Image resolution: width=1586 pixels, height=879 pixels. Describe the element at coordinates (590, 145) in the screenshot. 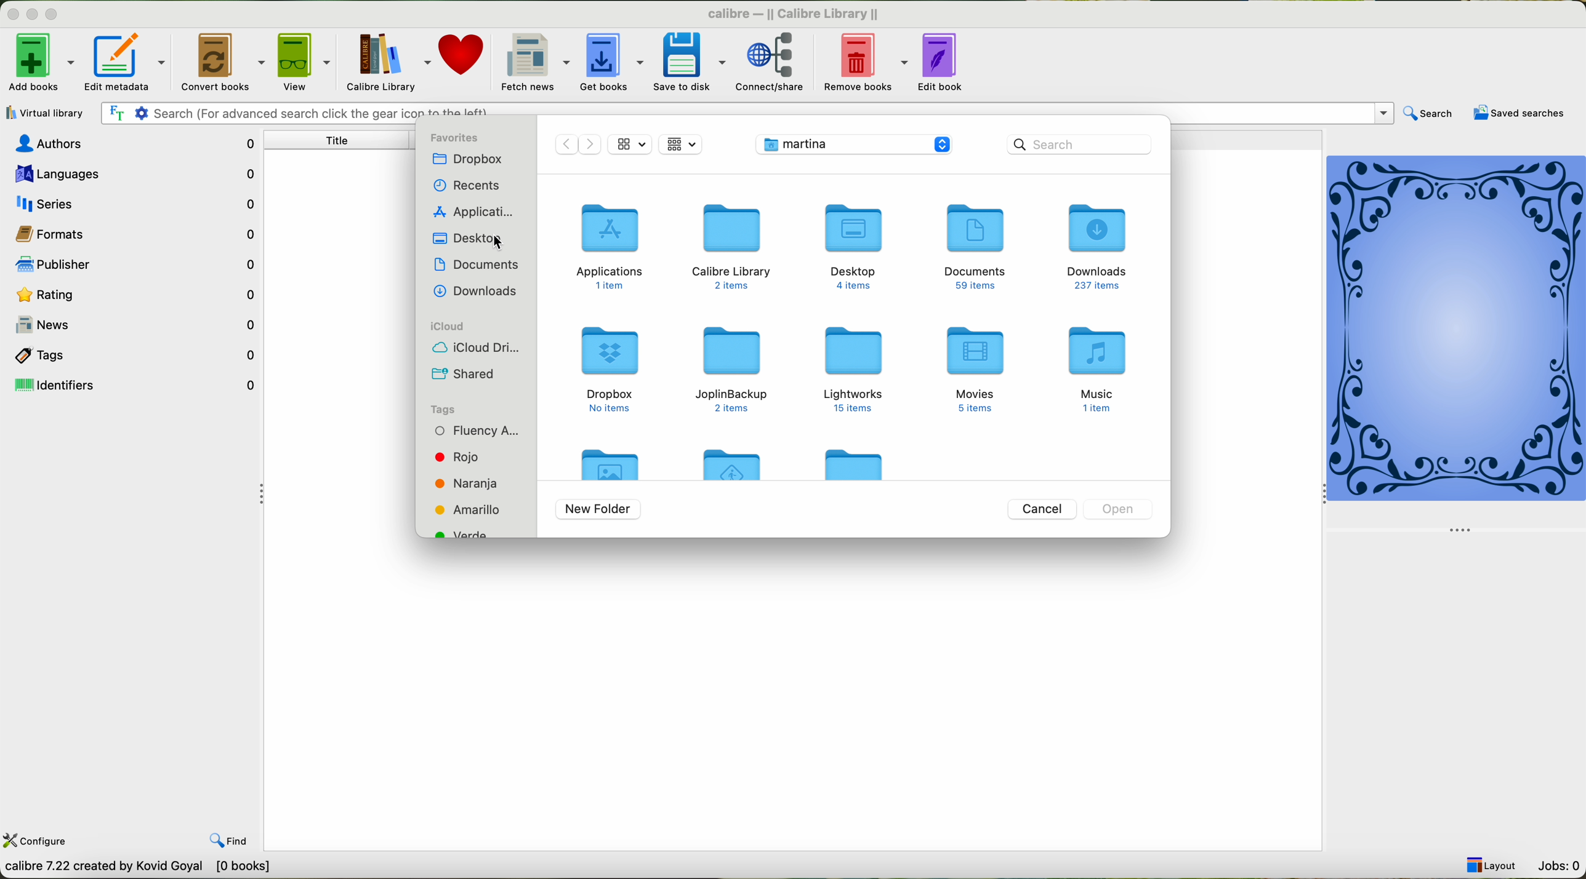

I see `next` at that location.